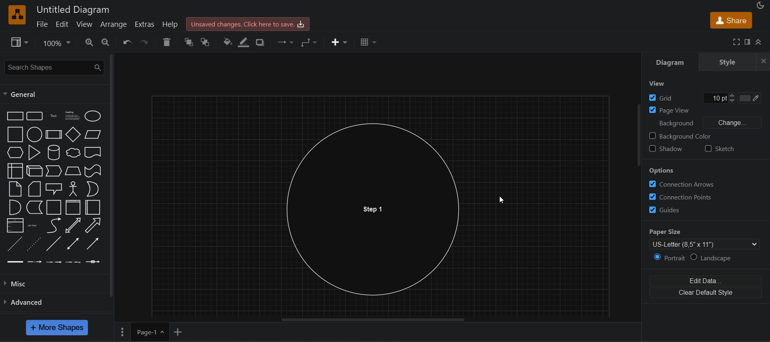 The height and width of the screenshot is (342, 770). Describe the element at coordinates (23, 43) in the screenshot. I see `style` at that location.